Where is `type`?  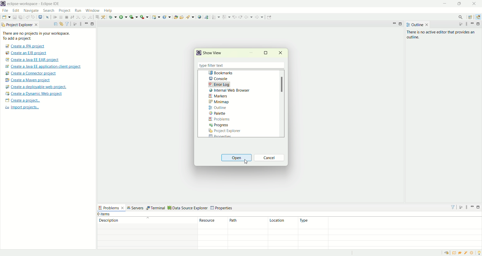 type is located at coordinates (313, 223).